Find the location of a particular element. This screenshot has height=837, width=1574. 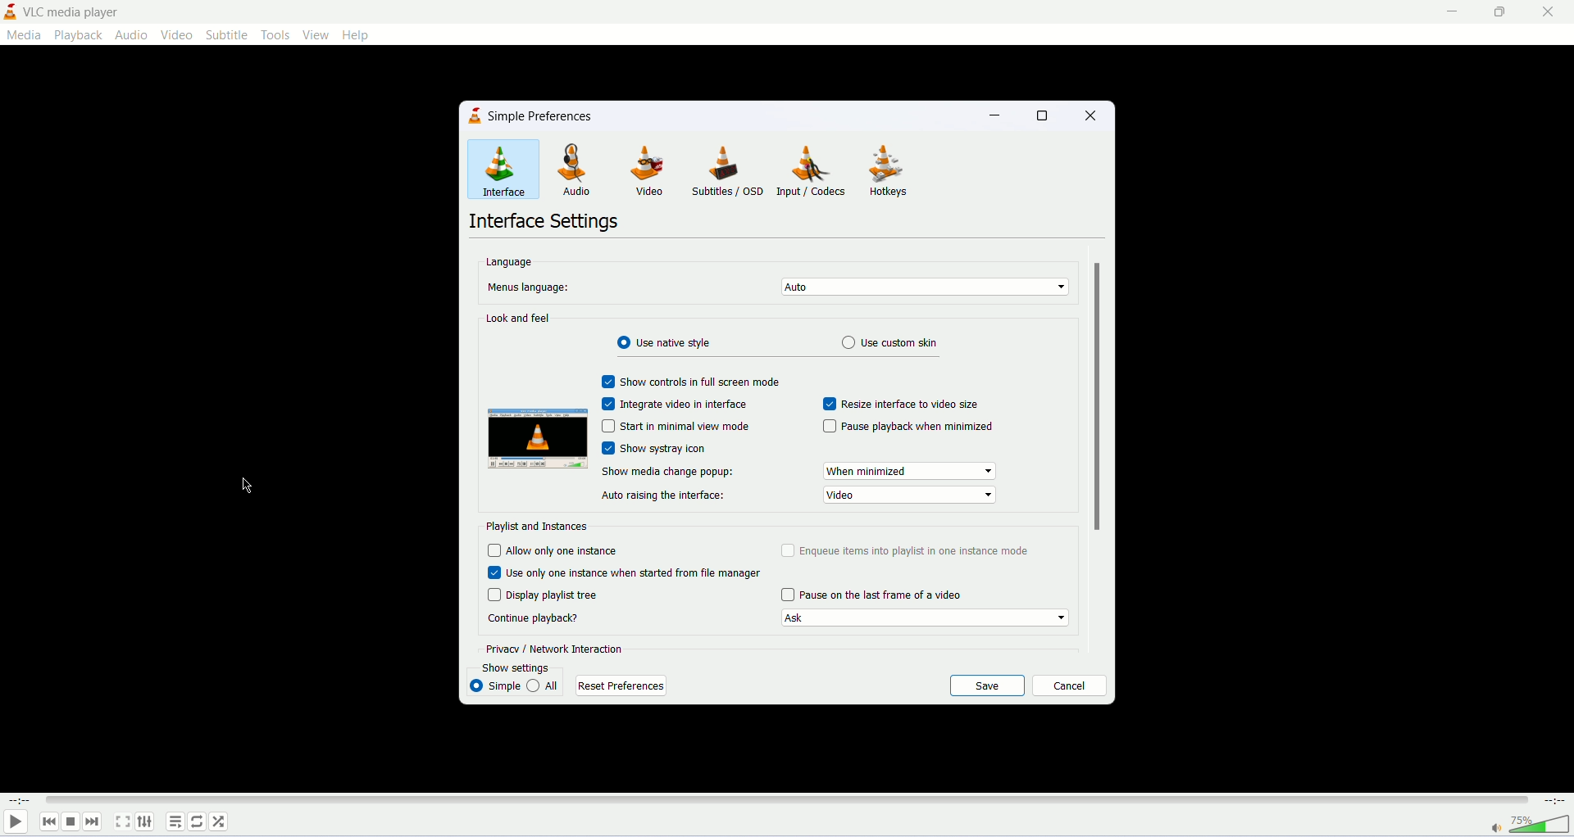

show controls in full screen is located at coordinates (689, 381).